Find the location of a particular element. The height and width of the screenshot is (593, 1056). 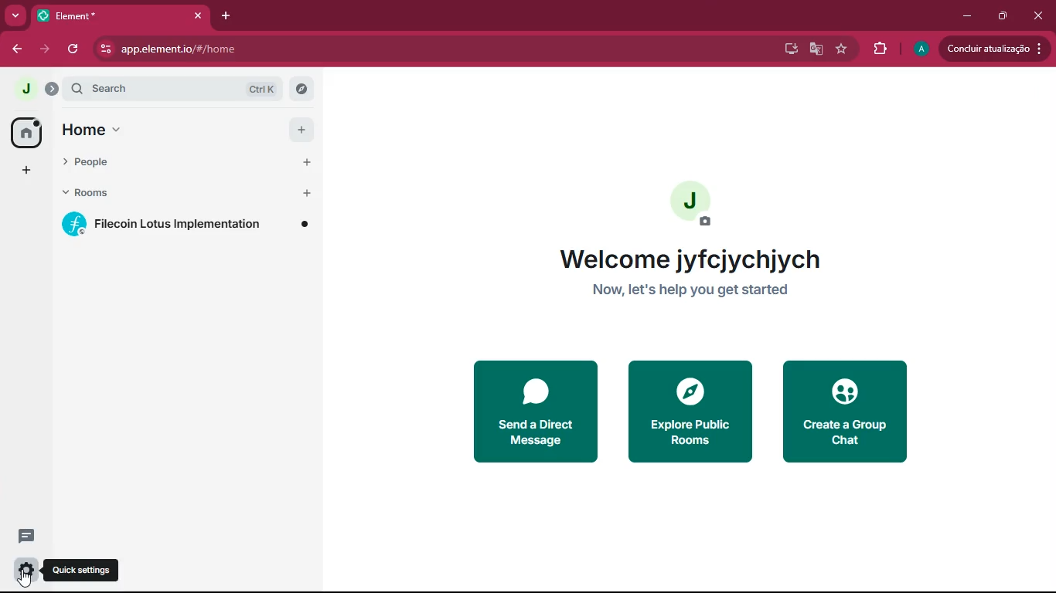

filecoin lotus implementation is located at coordinates (188, 224).